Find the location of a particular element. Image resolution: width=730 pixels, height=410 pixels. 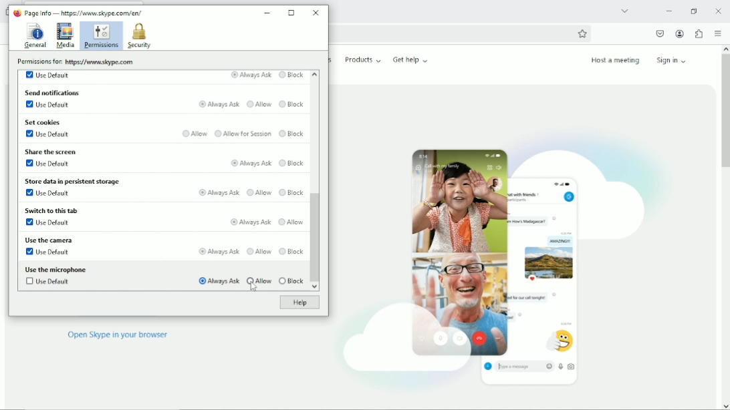

Allow is located at coordinates (258, 250).